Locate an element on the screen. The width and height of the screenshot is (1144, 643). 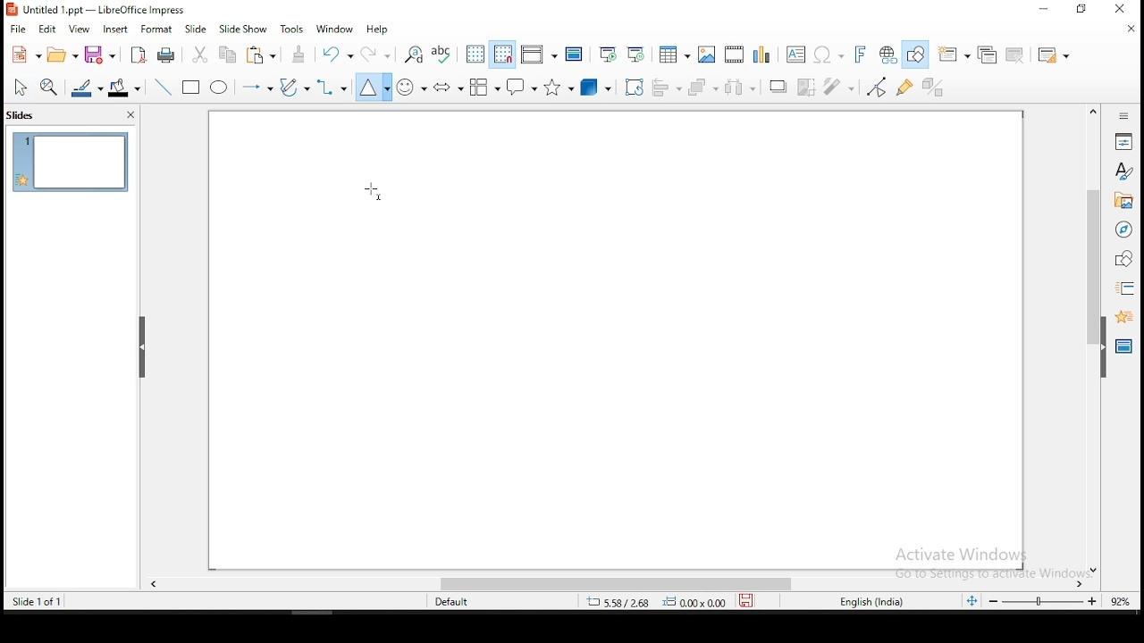
minimize is located at coordinates (1040, 11).